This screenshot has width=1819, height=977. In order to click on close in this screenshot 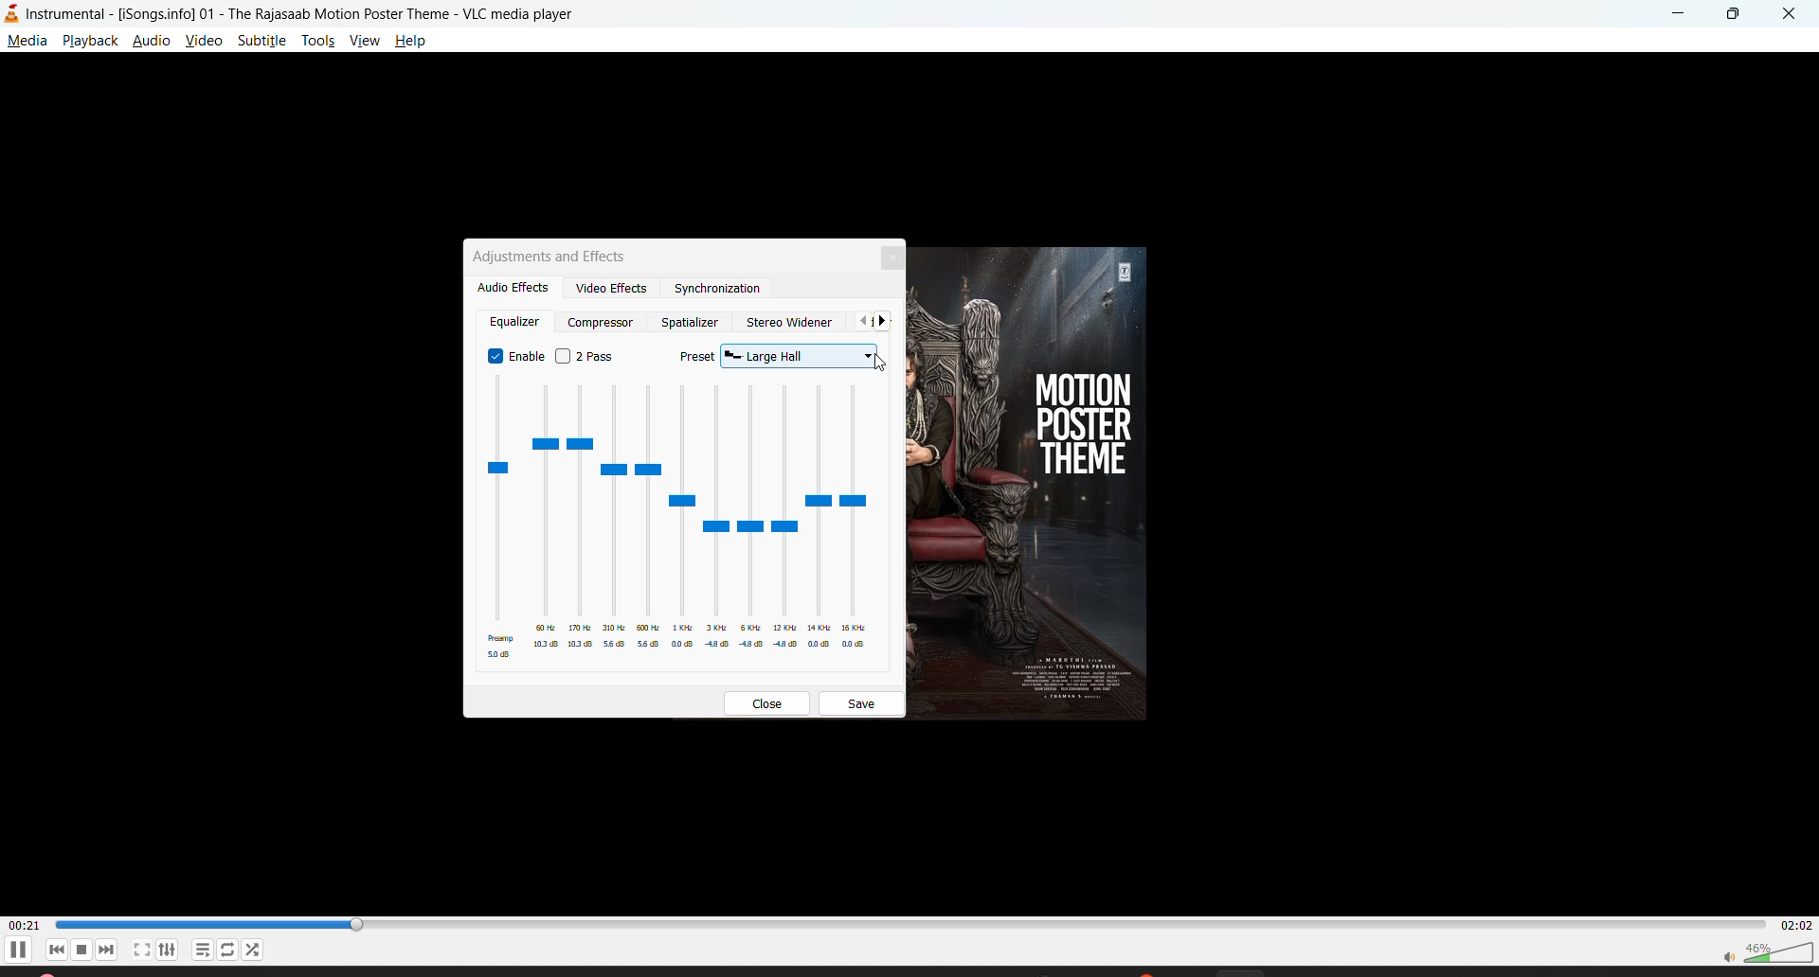, I will do `click(889, 256)`.